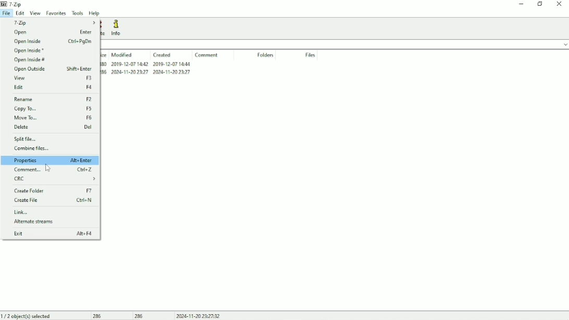 This screenshot has height=320, width=569. Describe the element at coordinates (118, 28) in the screenshot. I see `Info` at that location.